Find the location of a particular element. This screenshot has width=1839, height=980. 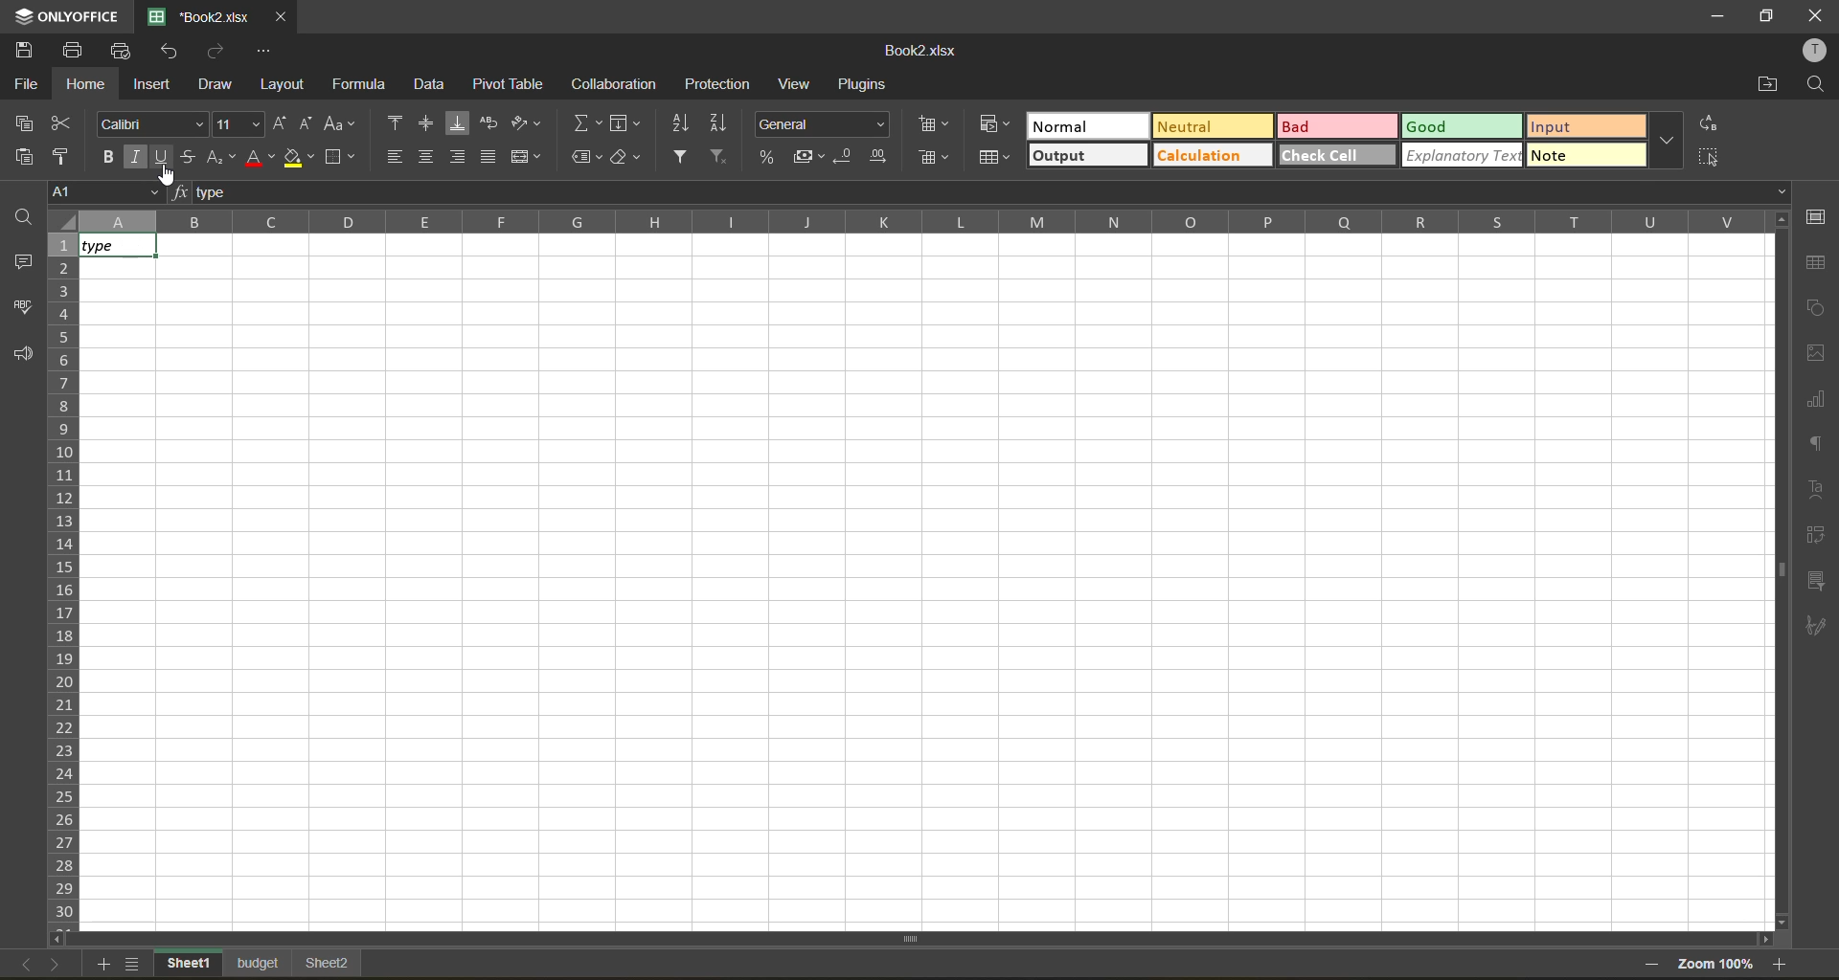

orientation is located at coordinates (527, 122).